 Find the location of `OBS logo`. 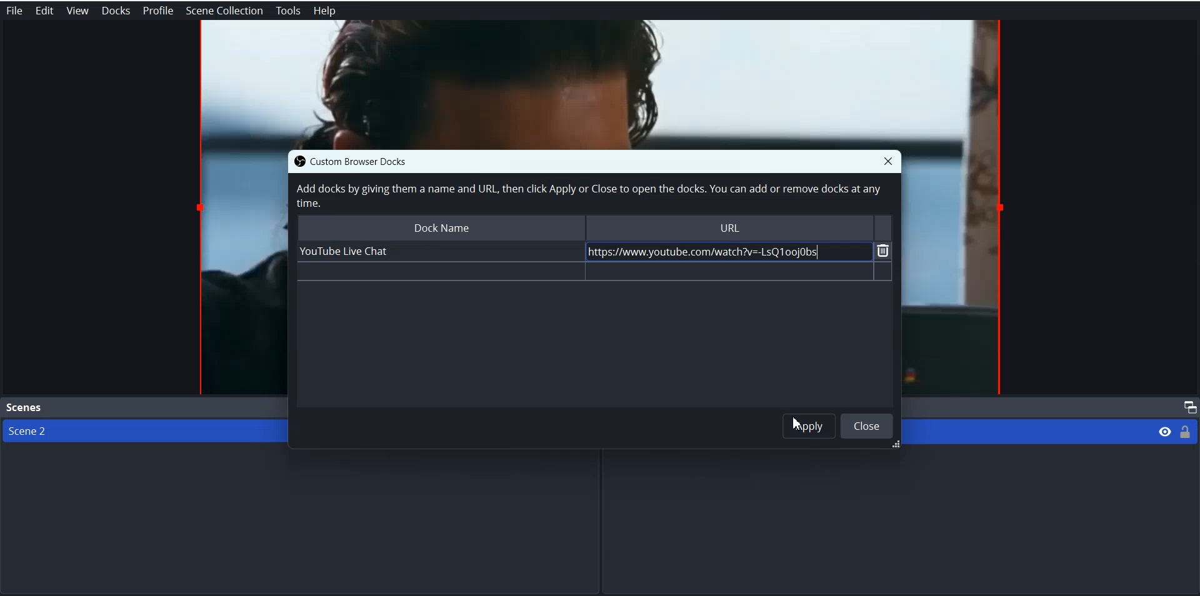

OBS logo is located at coordinates (296, 161).